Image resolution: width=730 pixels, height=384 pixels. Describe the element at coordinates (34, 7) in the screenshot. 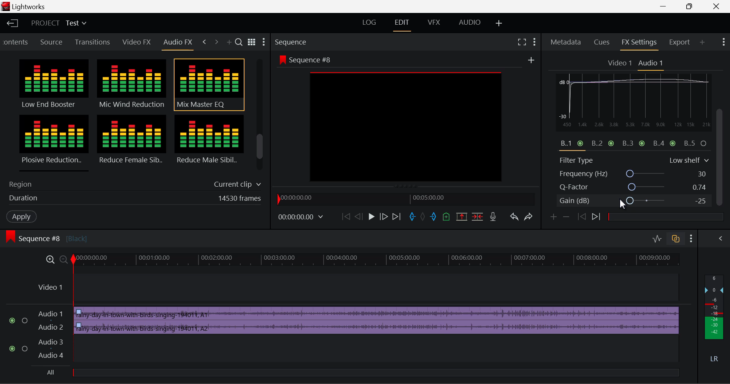

I see `Lightworks` at that location.